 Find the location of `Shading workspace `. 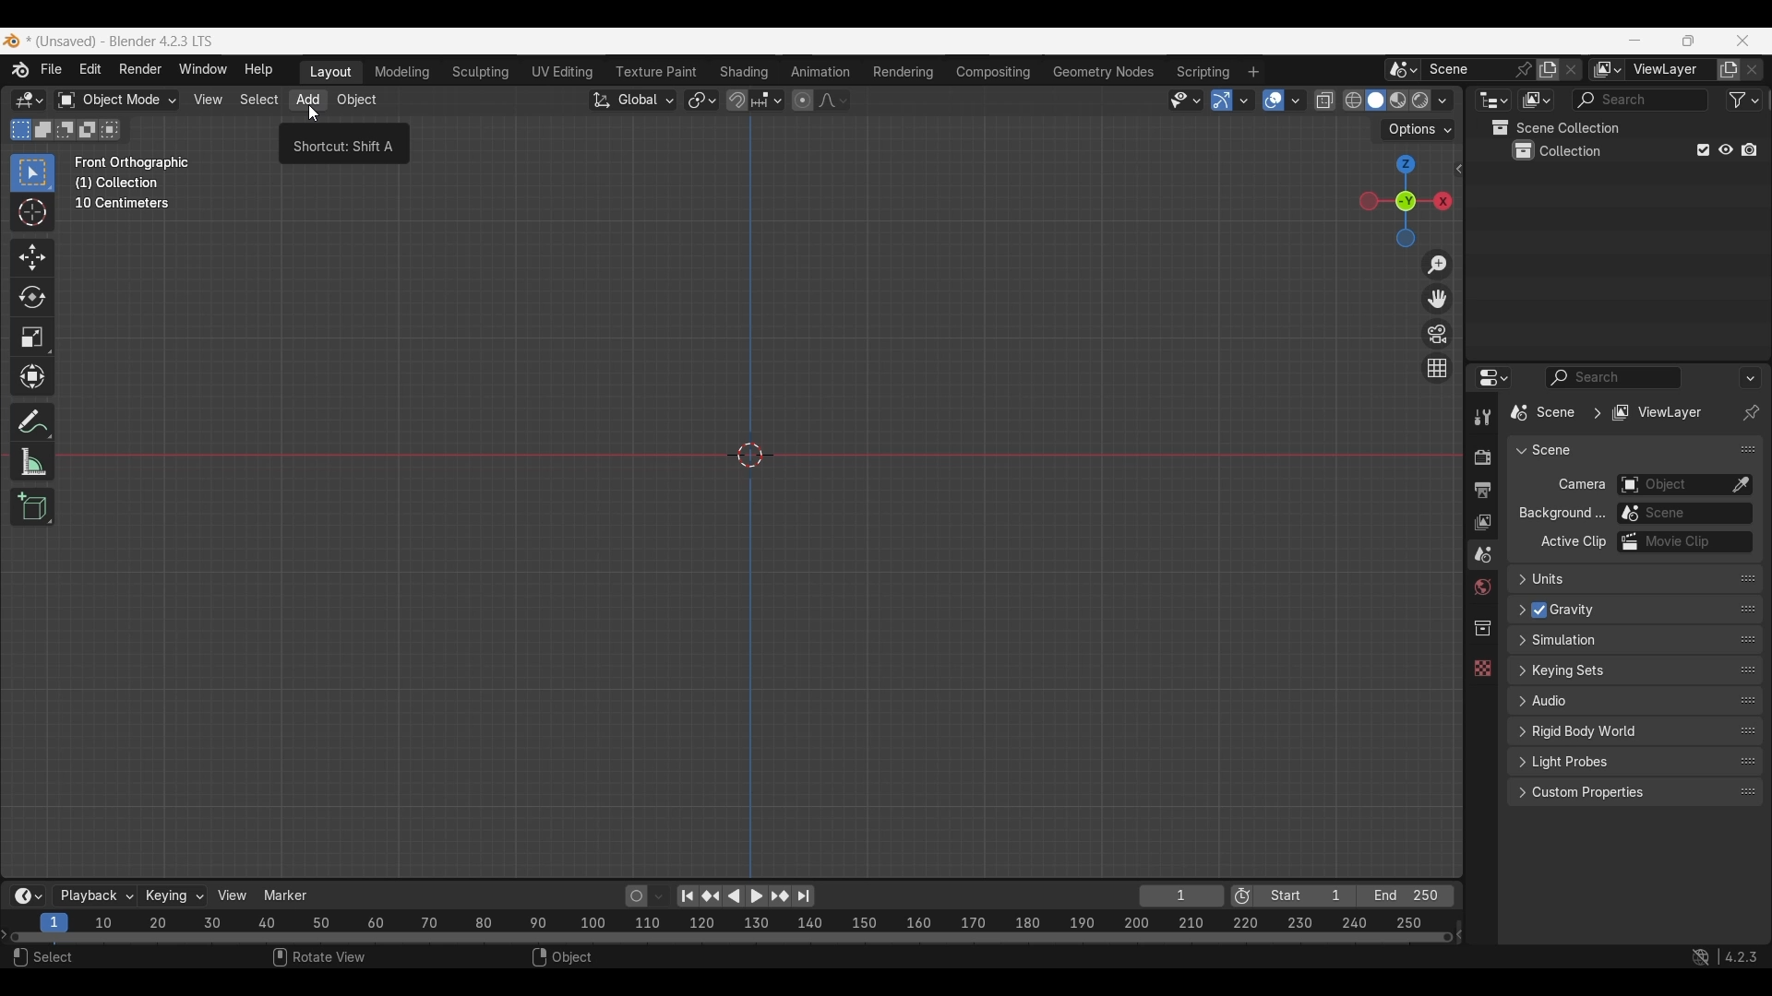

Shading workspace  is located at coordinates (746, 72).